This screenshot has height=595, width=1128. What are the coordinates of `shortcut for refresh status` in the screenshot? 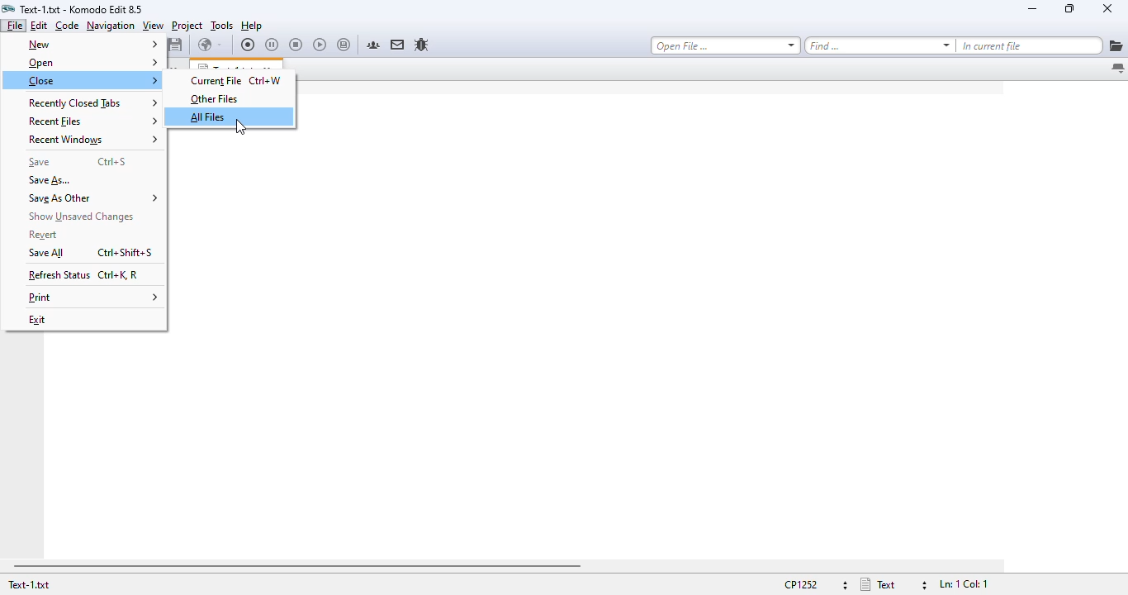 It's located at (118, 275).